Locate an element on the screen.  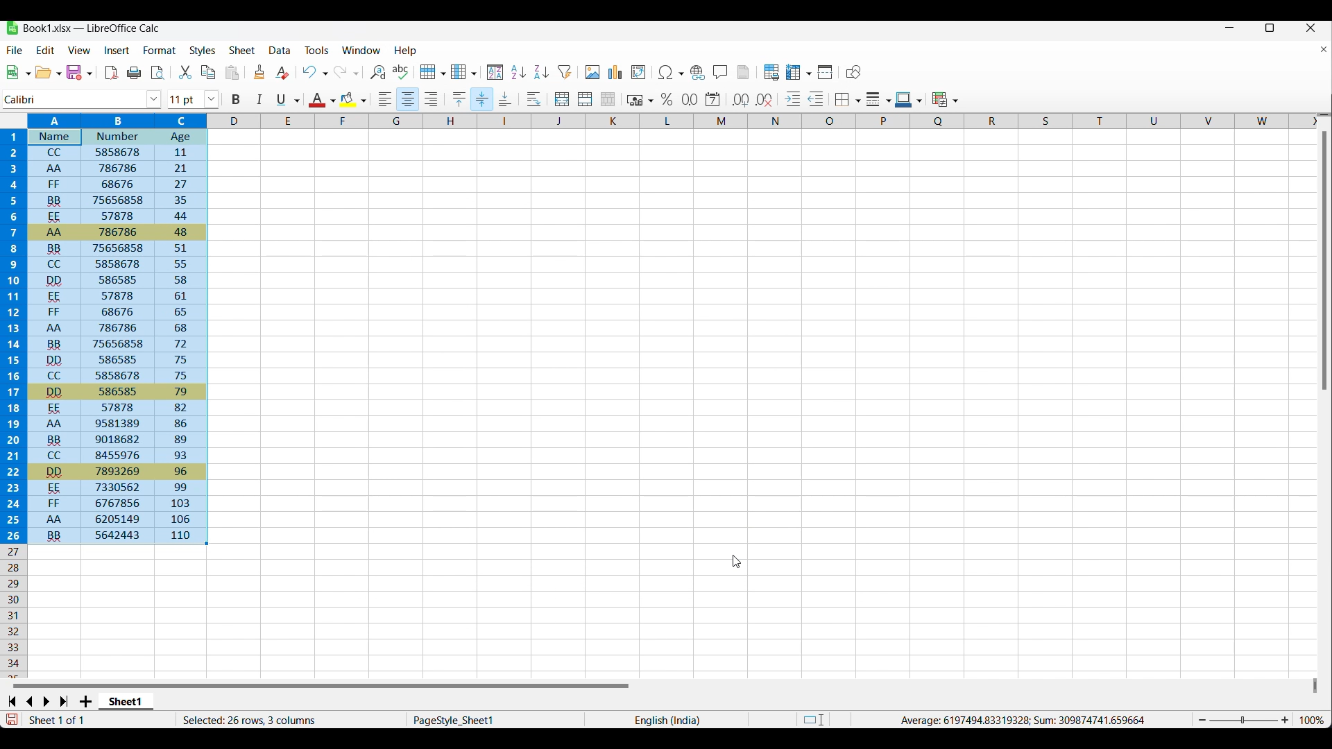
Align top is located at coordinates (459, 100).